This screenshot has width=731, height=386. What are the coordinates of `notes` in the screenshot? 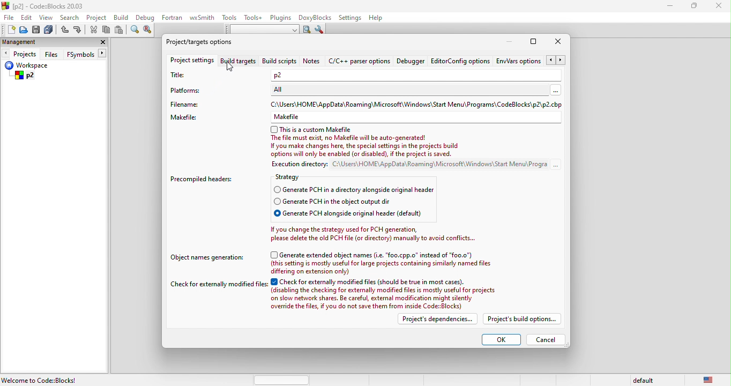 It's located at (312, 61).